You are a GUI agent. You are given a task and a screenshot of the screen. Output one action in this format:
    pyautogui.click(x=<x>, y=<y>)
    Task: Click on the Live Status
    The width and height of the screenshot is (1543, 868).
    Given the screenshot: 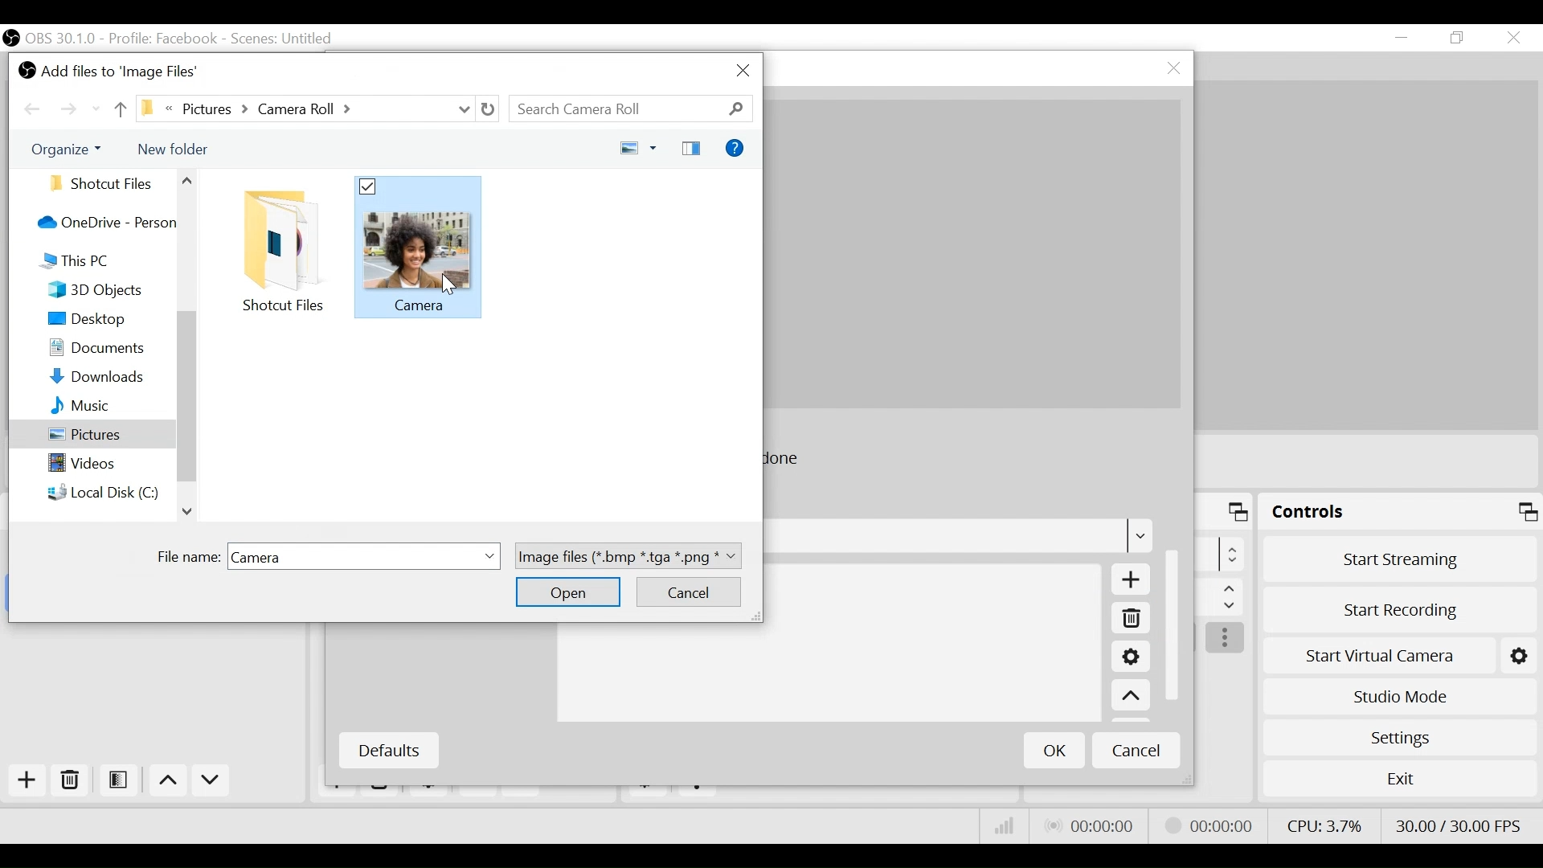 What is the action you would take?
    pyautogui.click(x=1088, y=826)
    